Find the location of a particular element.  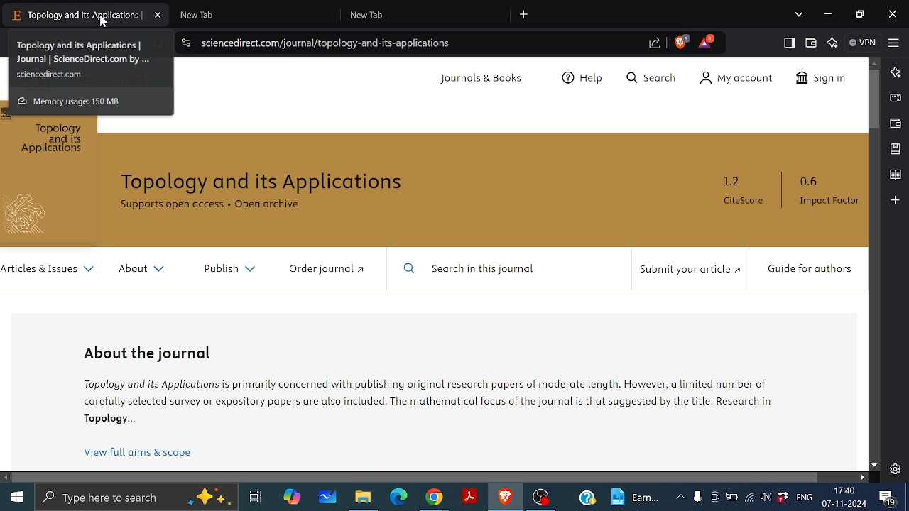

Q search is located at coordinates (655, 79).